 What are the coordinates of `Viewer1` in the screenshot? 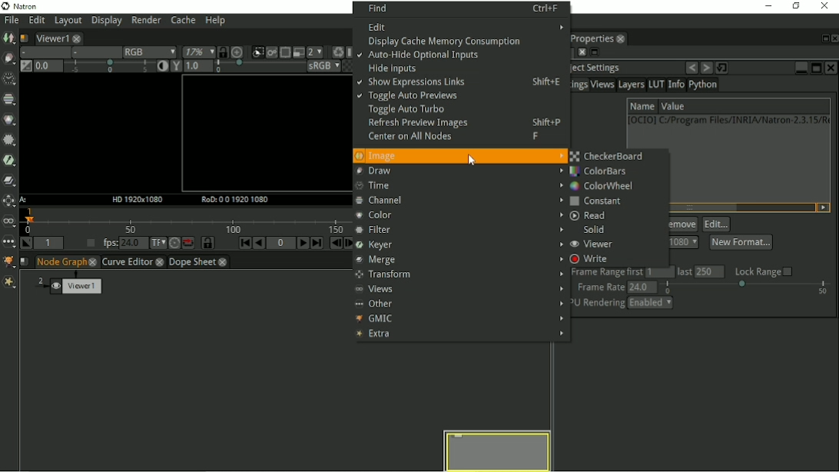 It's located at (72, 284).